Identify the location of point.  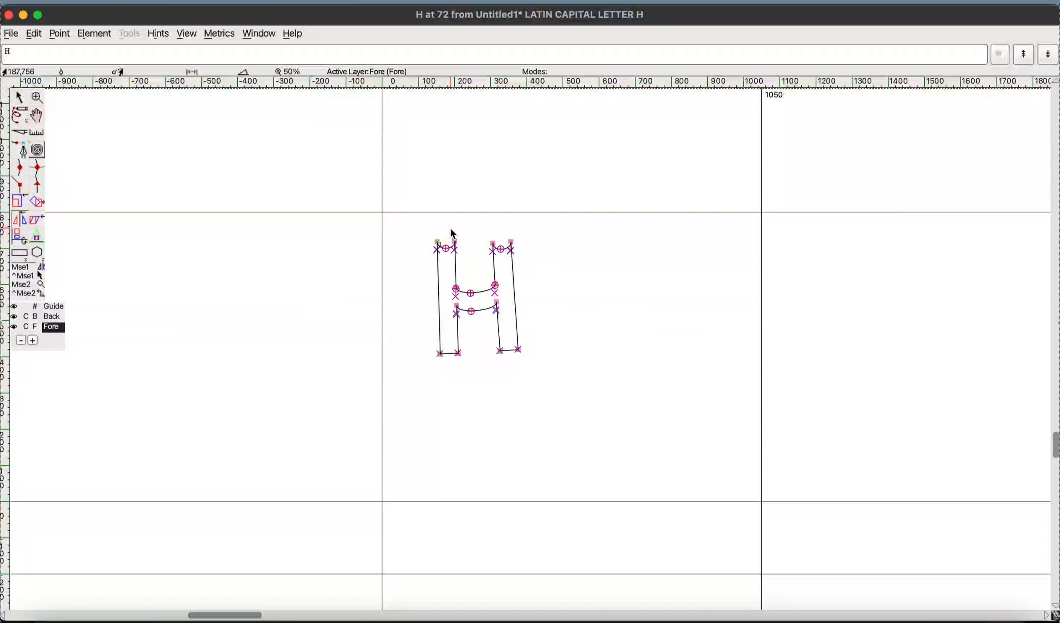
(19, 96).